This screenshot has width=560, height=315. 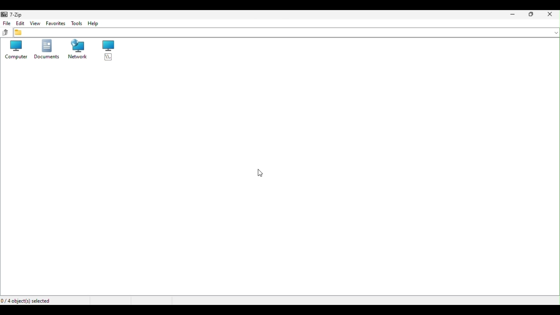 I want to click on Documents, so click(x=47, y=49).